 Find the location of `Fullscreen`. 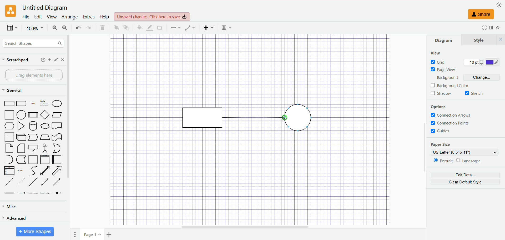

Fullscreen is located at coordinates (483, 28).